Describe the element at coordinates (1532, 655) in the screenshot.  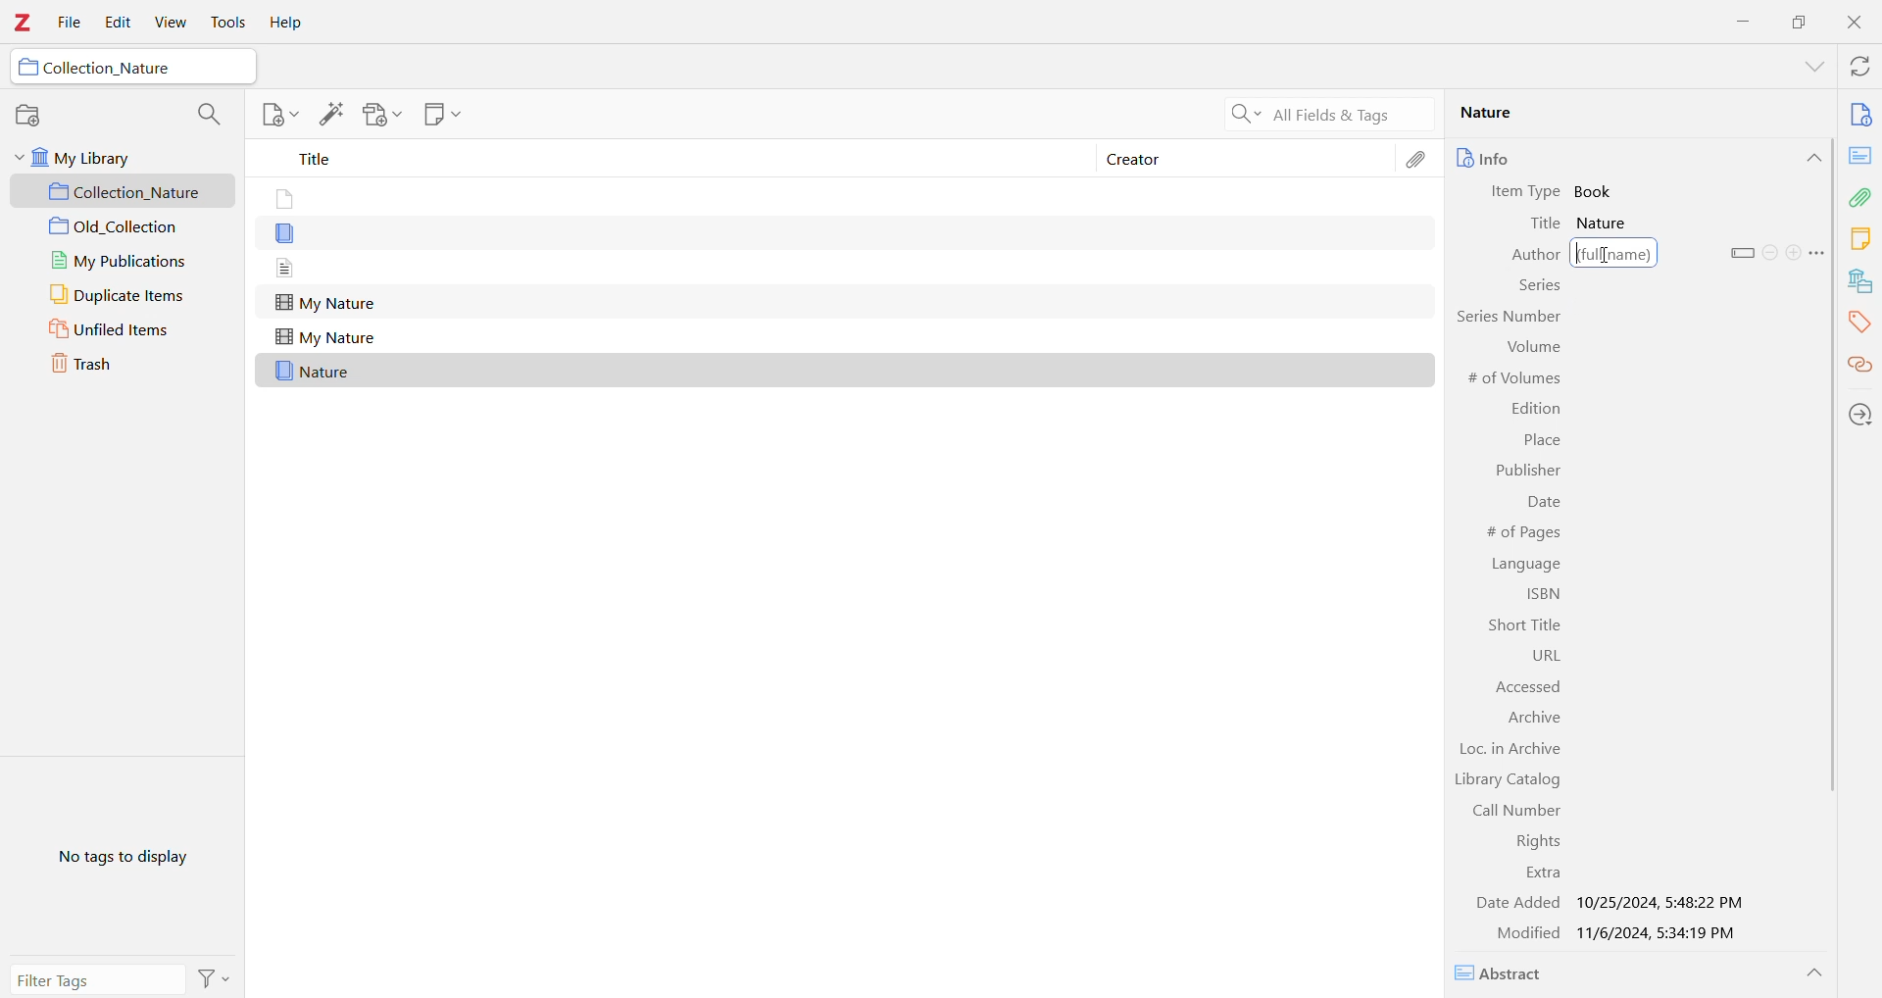
I see `URL` at that location.